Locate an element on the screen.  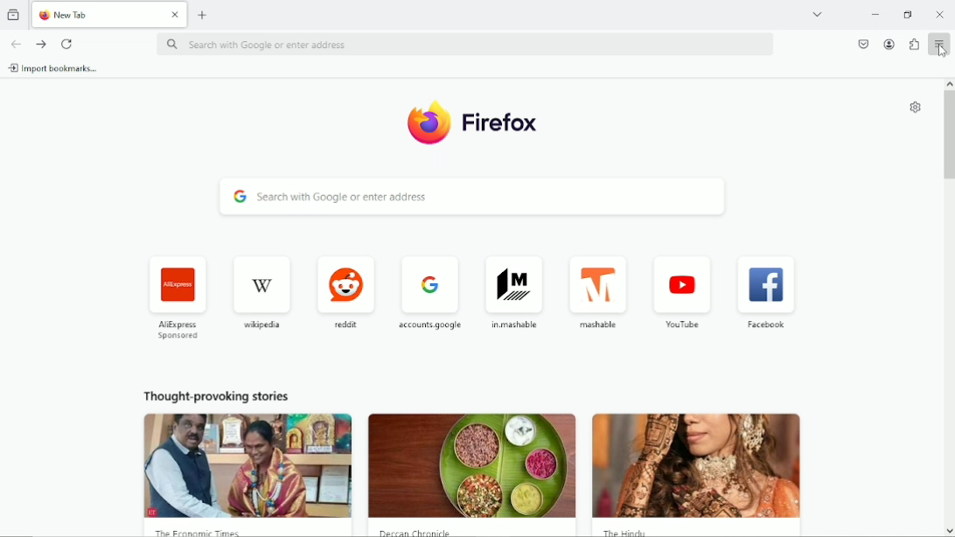
the economic times image is located at coordinates (246, 467).